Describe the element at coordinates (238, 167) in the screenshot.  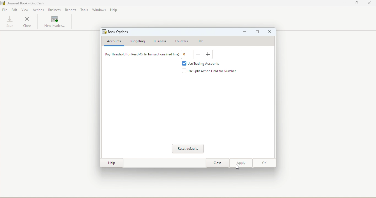
I see `cursor` at that location.